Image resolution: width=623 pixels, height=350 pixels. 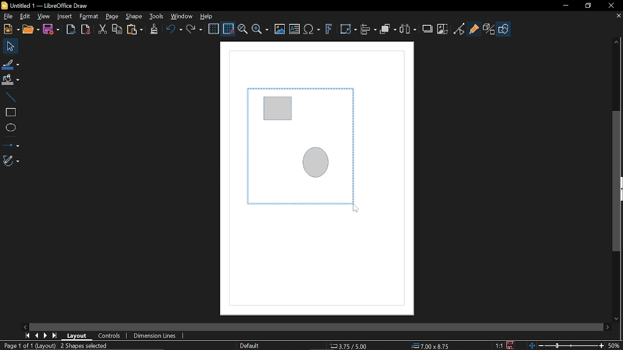 I want to click on Display grid, so click(x=214, y=29).